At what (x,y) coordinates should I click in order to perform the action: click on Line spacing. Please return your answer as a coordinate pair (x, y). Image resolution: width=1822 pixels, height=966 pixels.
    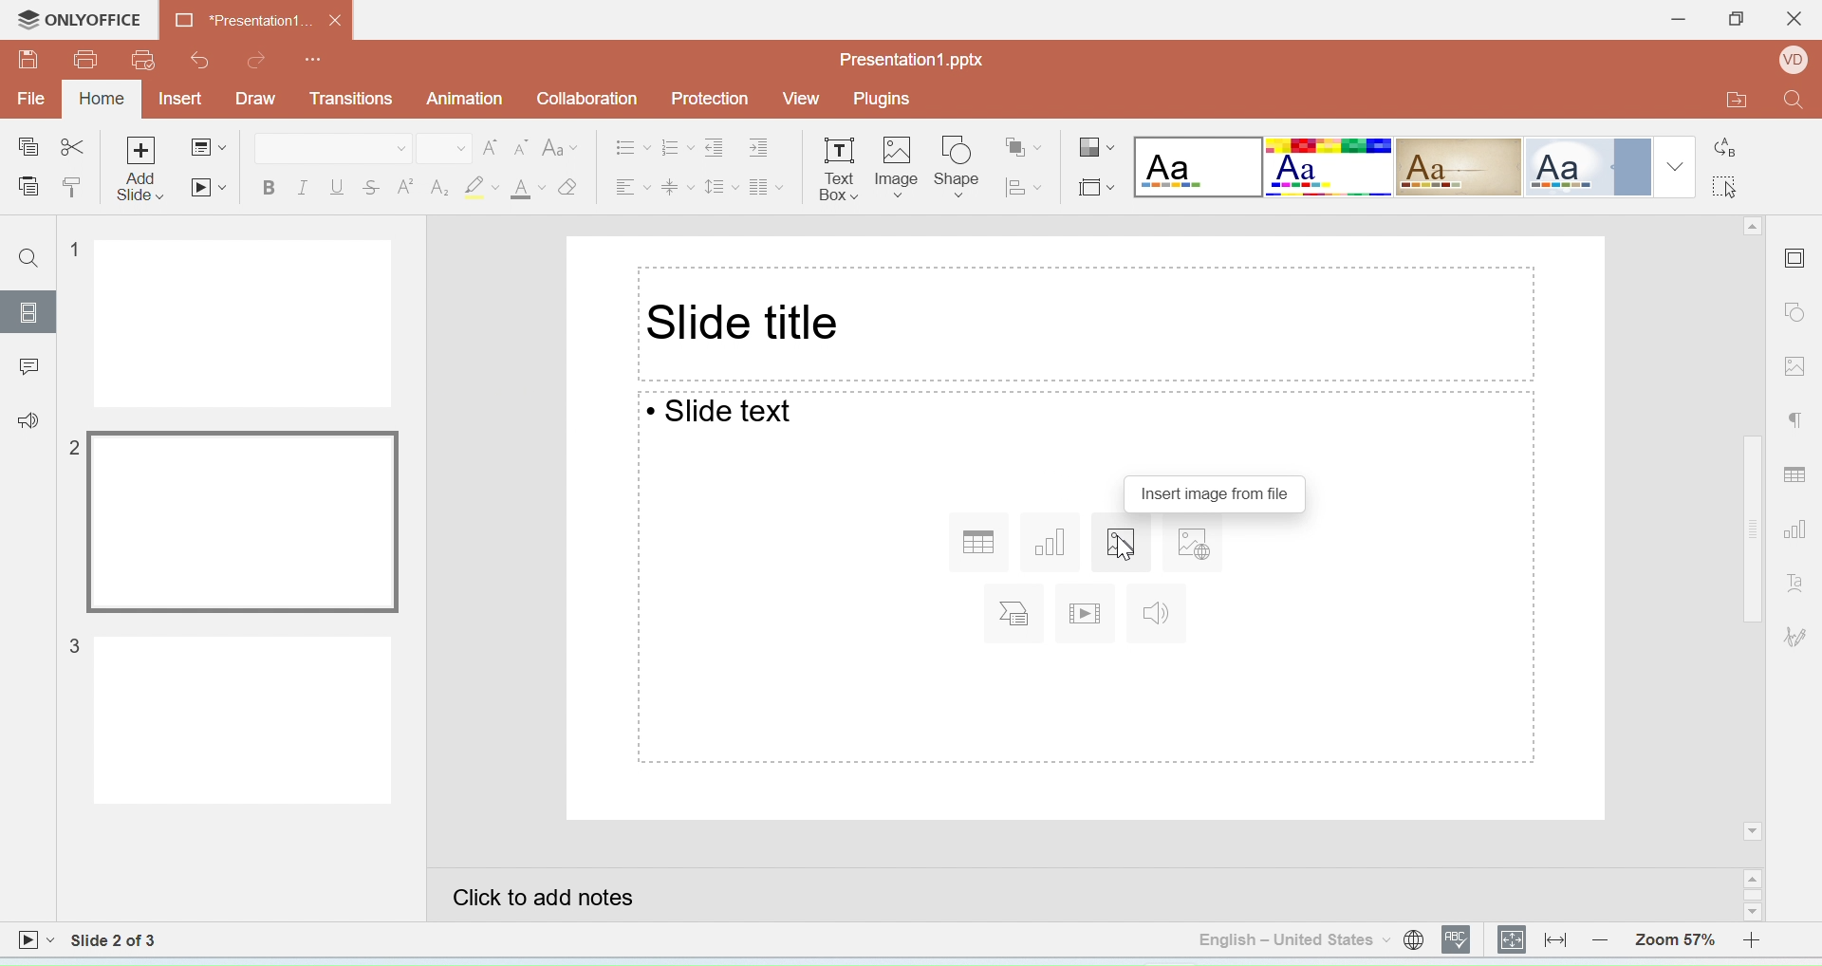
    Looking at the image, I should click on (722, 183).